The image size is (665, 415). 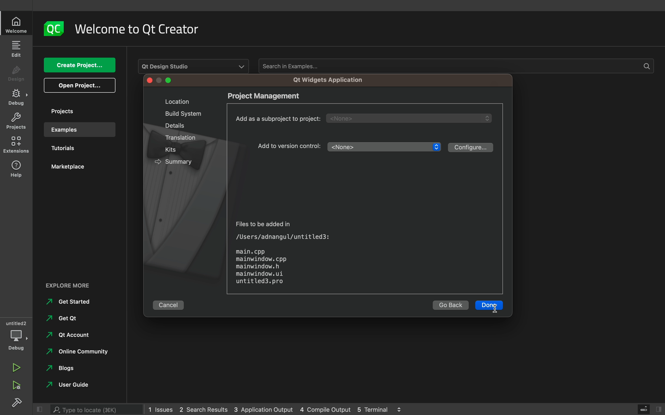 What do you see at coordinates (69, 302) in the screenshot?
I see `get started` at bounding box center [69, 302].